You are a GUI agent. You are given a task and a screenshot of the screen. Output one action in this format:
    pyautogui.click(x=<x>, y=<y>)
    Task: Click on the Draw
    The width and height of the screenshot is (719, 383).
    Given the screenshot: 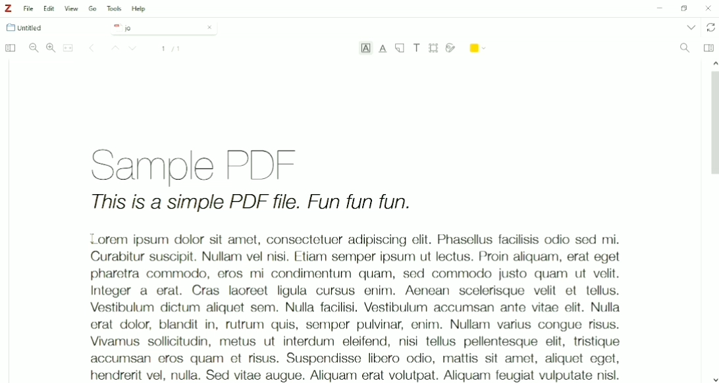 What is the action you would take?
    pyautogui.click(x=451, y=47)
    